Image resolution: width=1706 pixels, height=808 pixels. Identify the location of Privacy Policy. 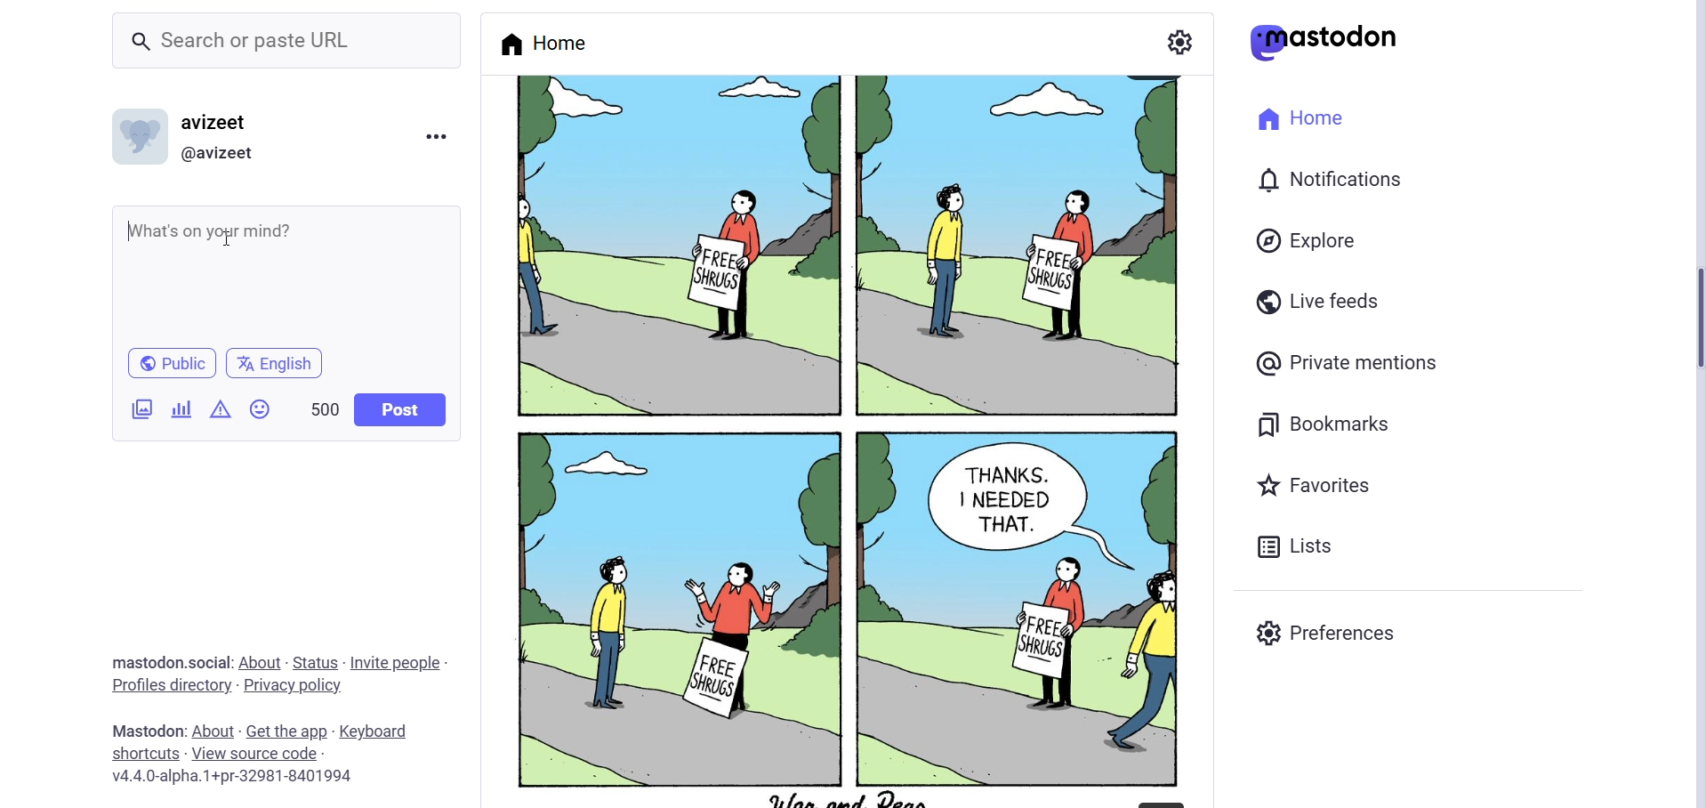
(293, 686).